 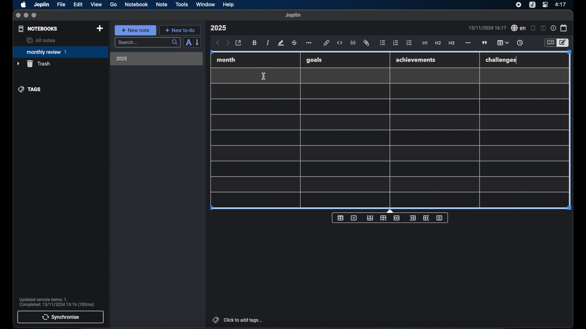 I want to click on go, so click(x=114, y=4).